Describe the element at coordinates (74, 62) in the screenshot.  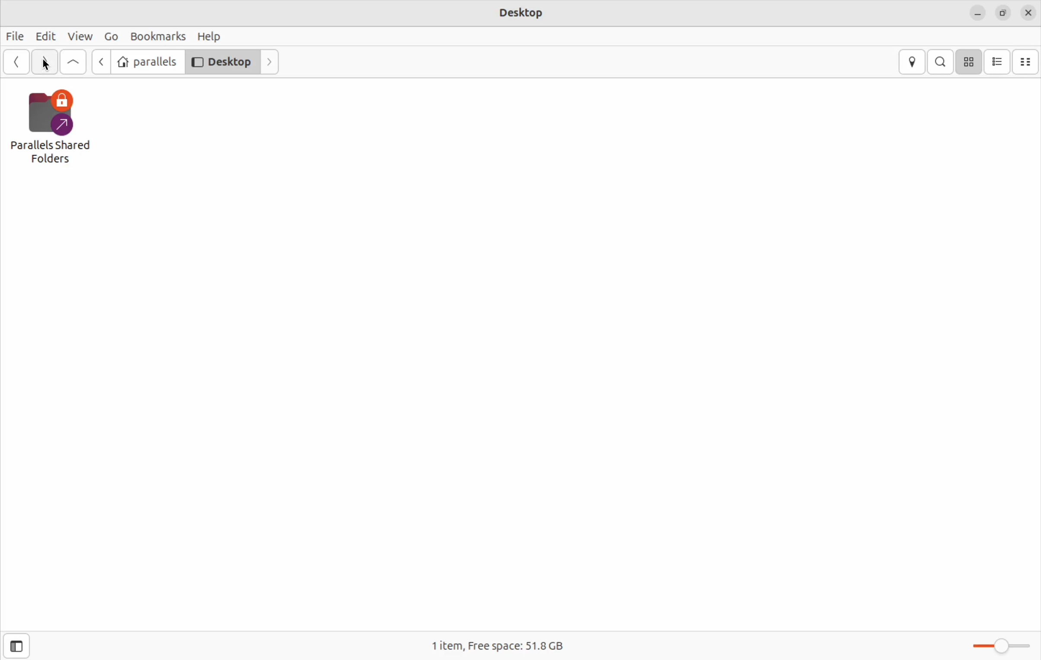
I see `Go to firstfile` at that location.